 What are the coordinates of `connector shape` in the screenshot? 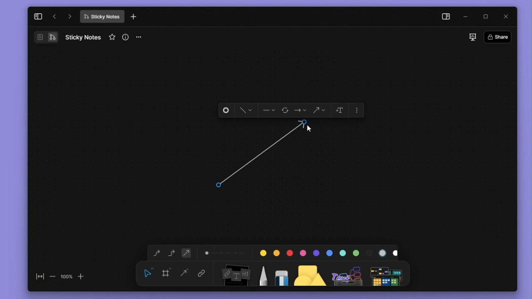 It's located at (319, 110).